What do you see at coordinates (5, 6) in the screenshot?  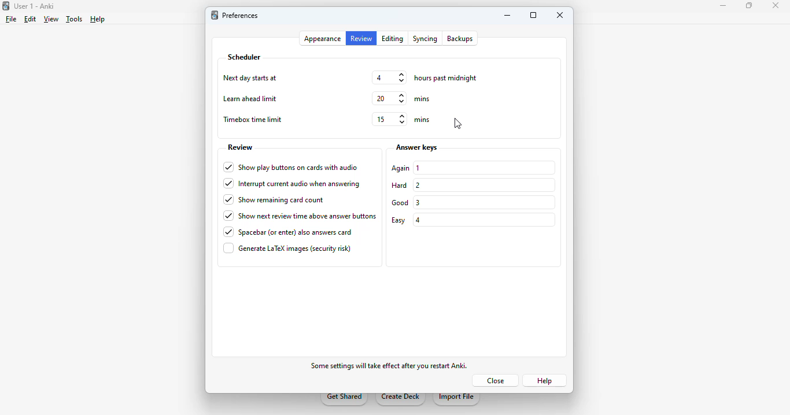 I see `logo` at bounding box center [5, 6].